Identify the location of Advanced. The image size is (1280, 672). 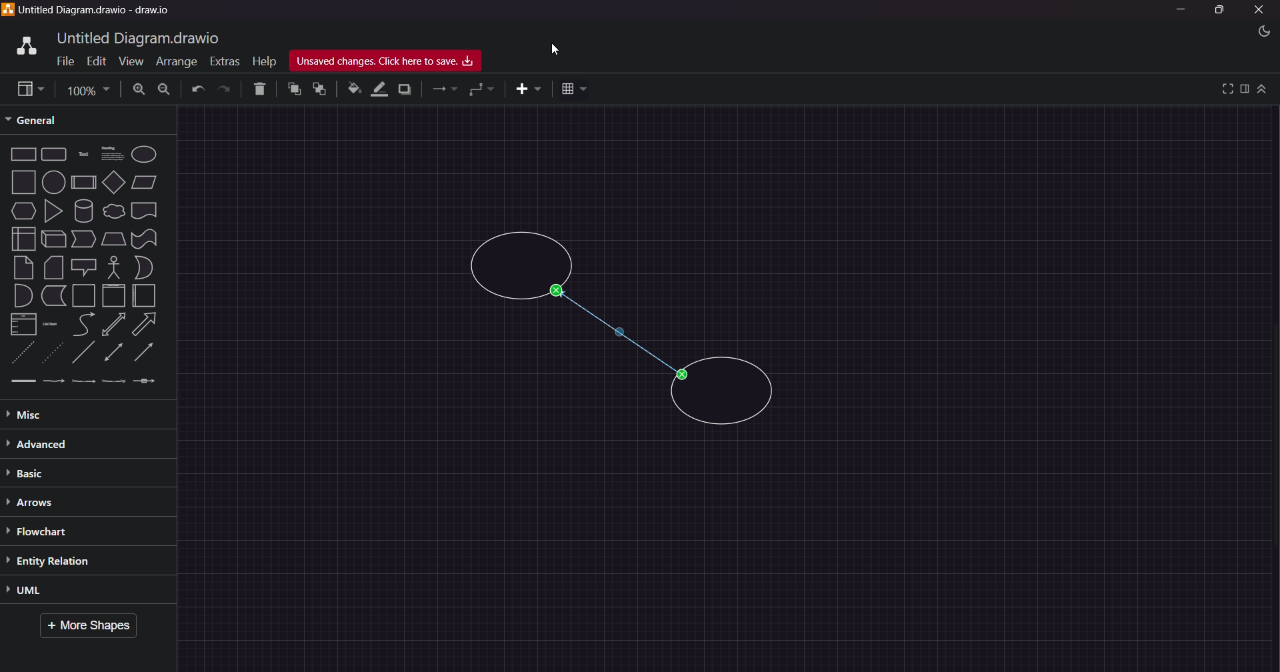
(67, 443).